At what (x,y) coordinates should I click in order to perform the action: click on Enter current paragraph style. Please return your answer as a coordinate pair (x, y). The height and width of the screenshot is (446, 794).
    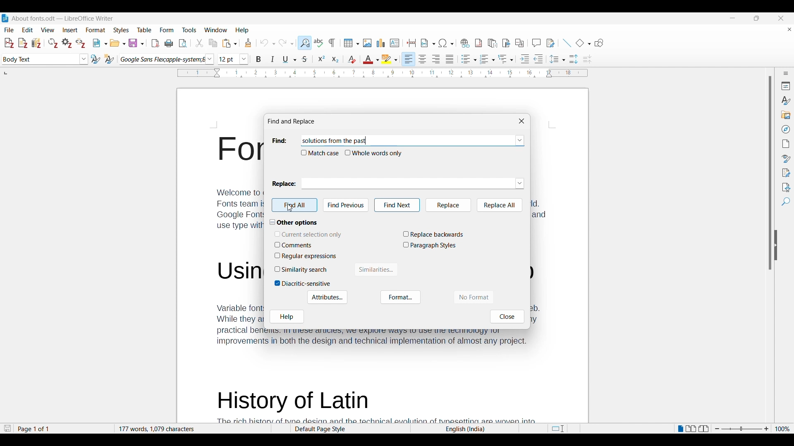
    Looking at the image, I should click on (40, 59).